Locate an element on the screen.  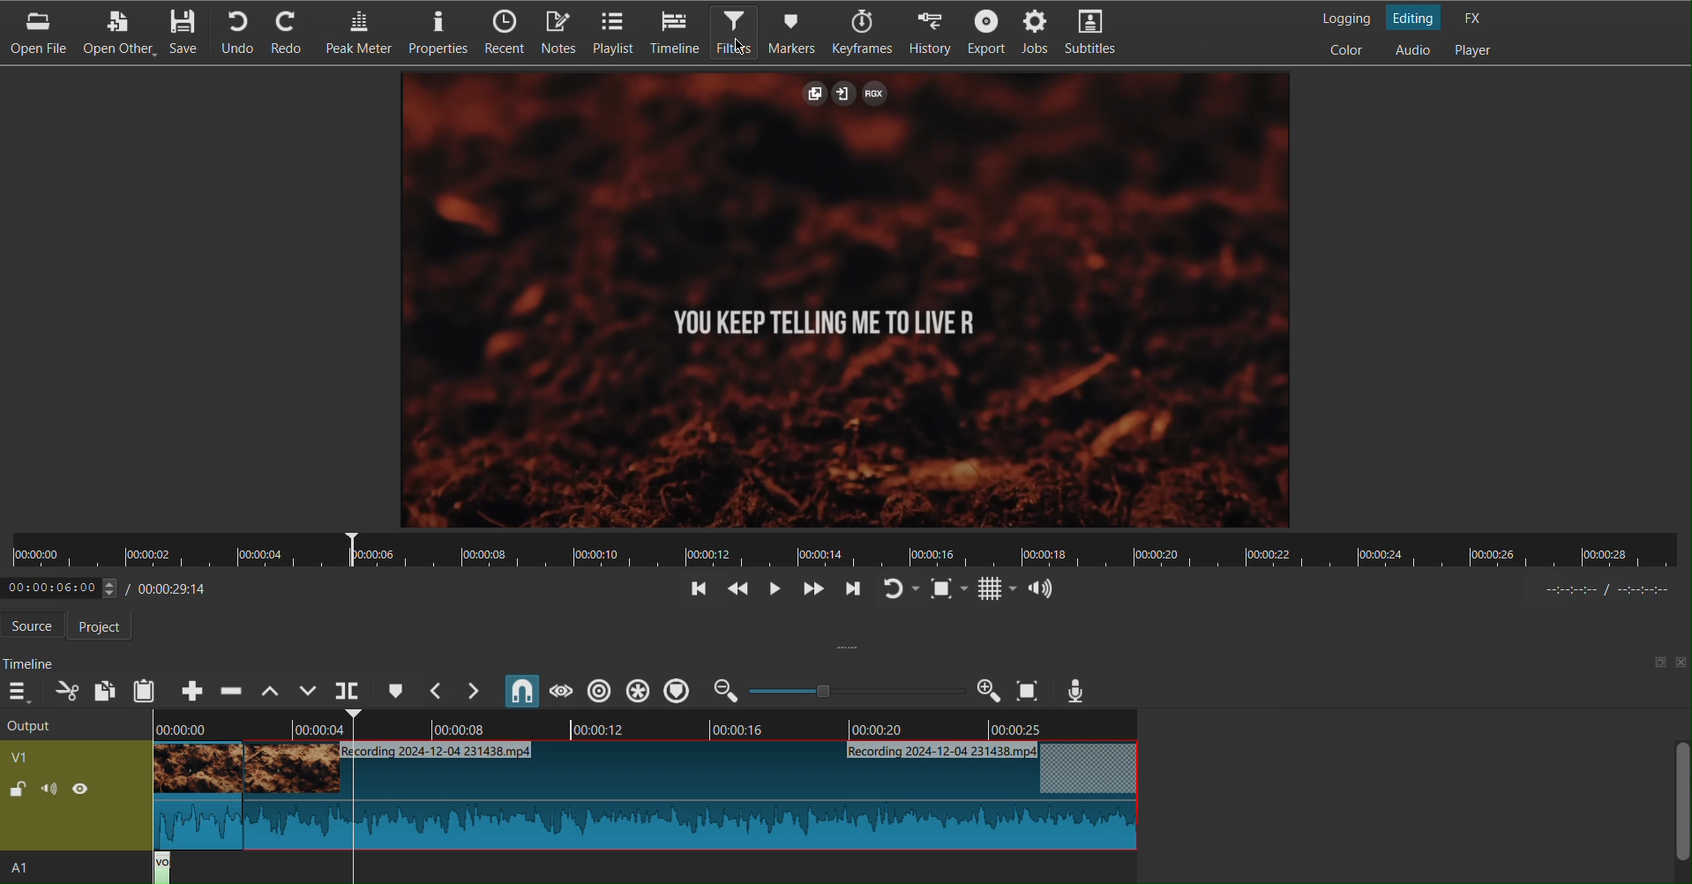
Lift is located at coordinates (267, 691).